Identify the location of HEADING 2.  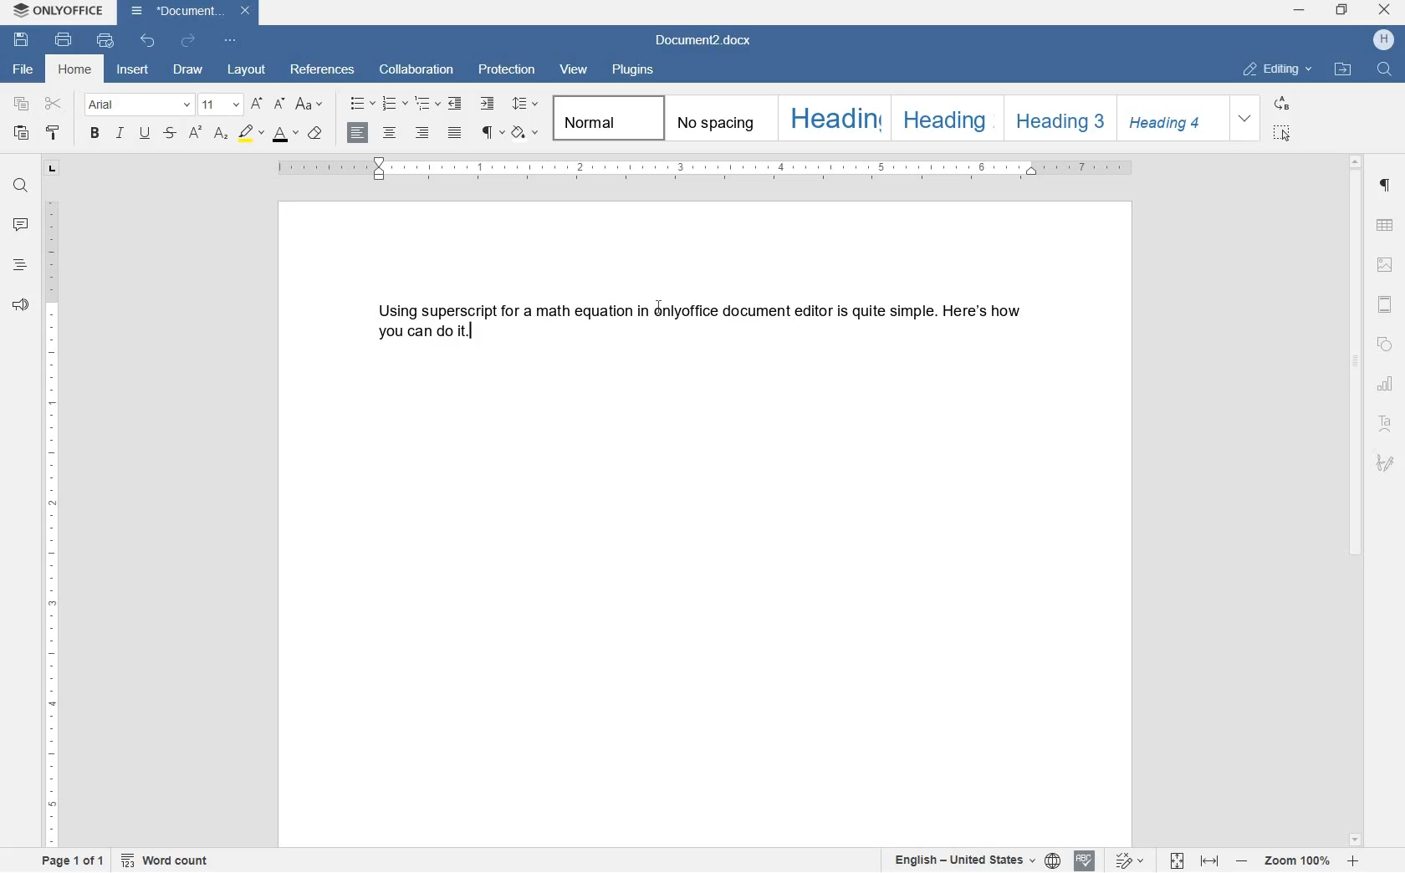
(943, 117).